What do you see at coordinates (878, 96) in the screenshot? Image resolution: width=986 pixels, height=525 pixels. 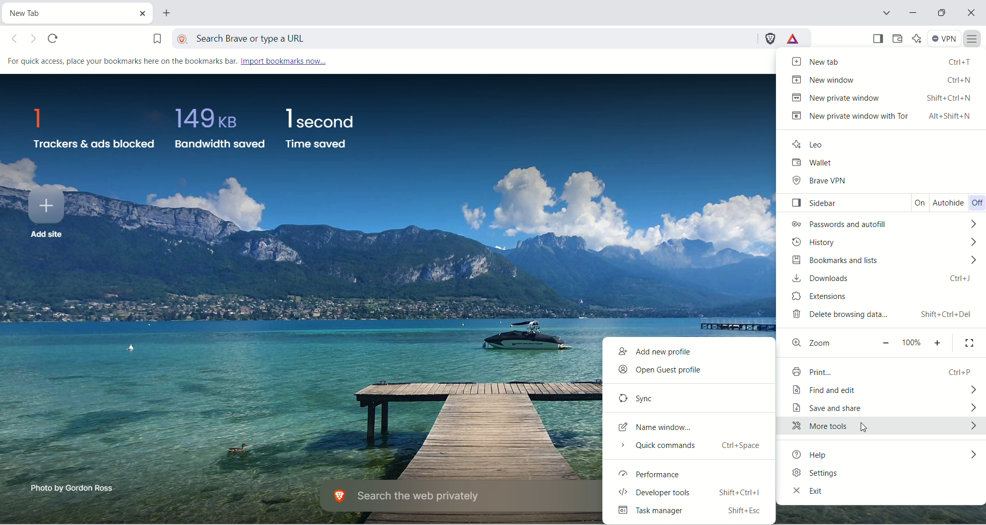 I see `new private window` at bounding box center [878, 96].